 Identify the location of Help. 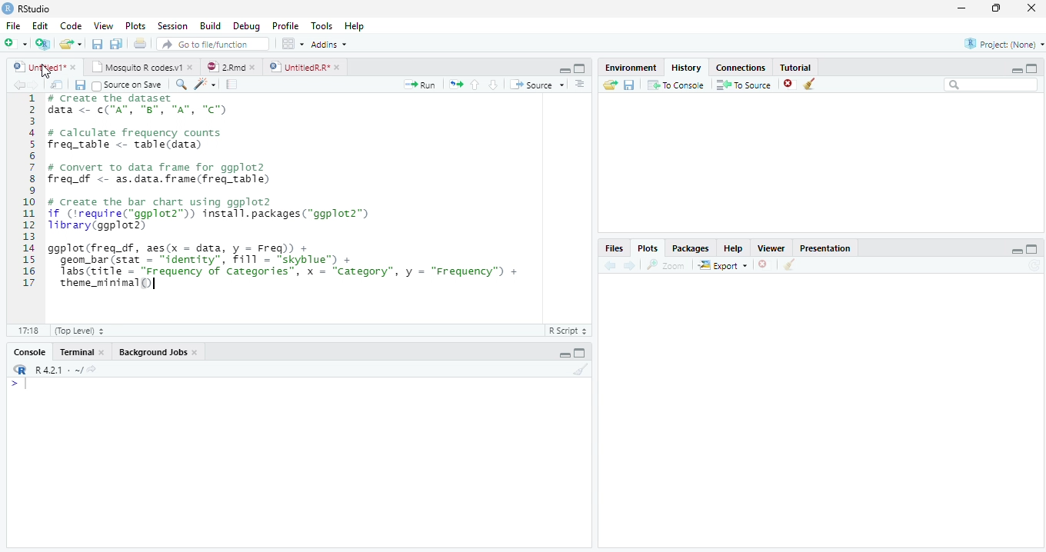
(355, 25).